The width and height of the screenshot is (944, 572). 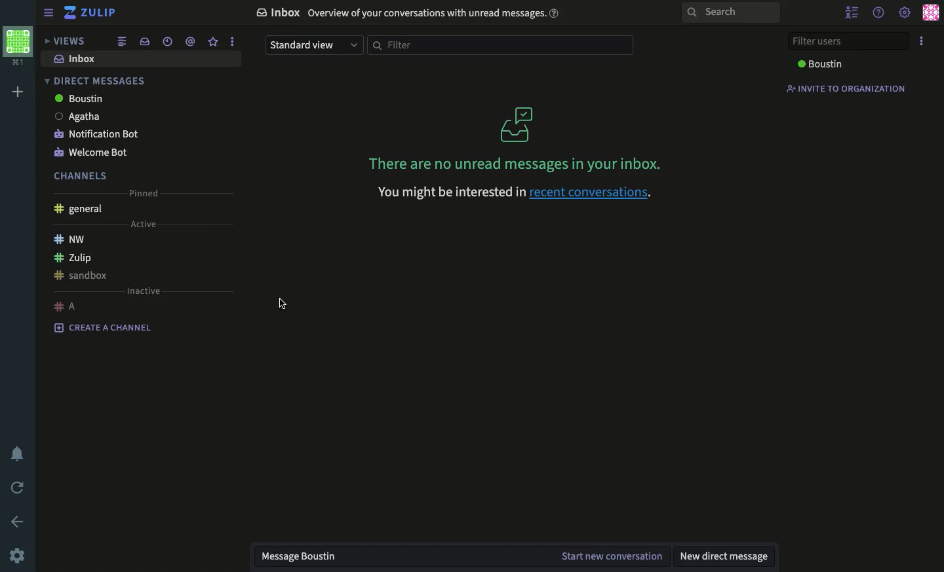 What do you see at coordinates (79, 117) in the screenshot?
I see `Agatha` at bounding box center [79, 117].